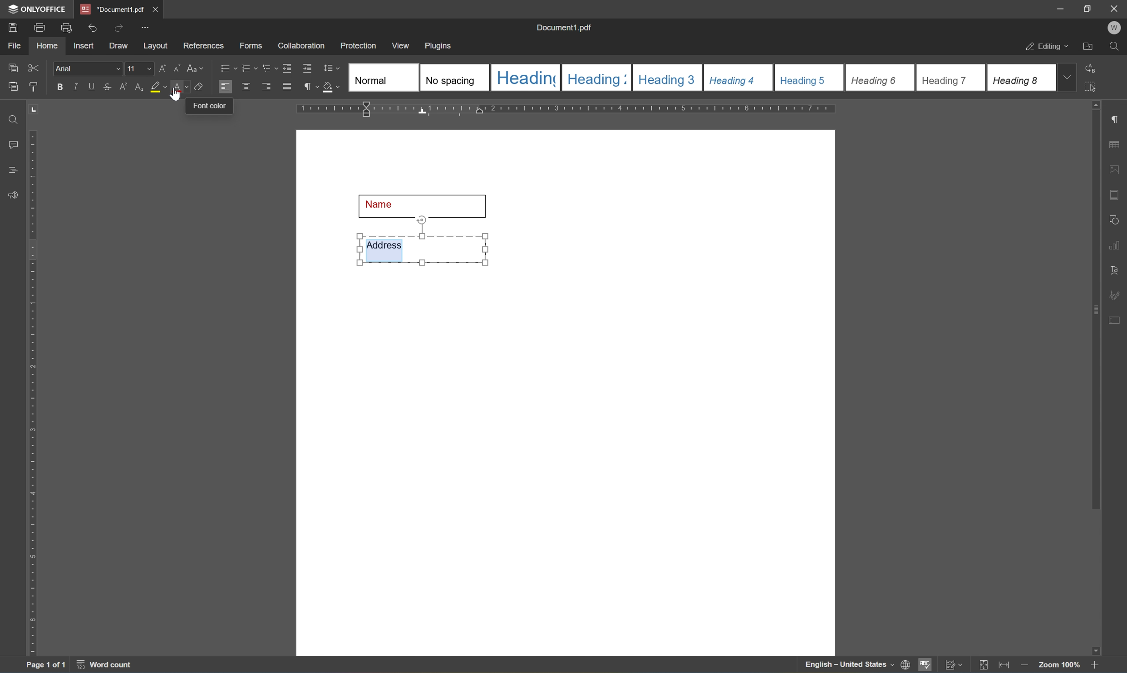 The height and width of the screenshot is (673, 1127). I want to click on align right, so click(266, 87).